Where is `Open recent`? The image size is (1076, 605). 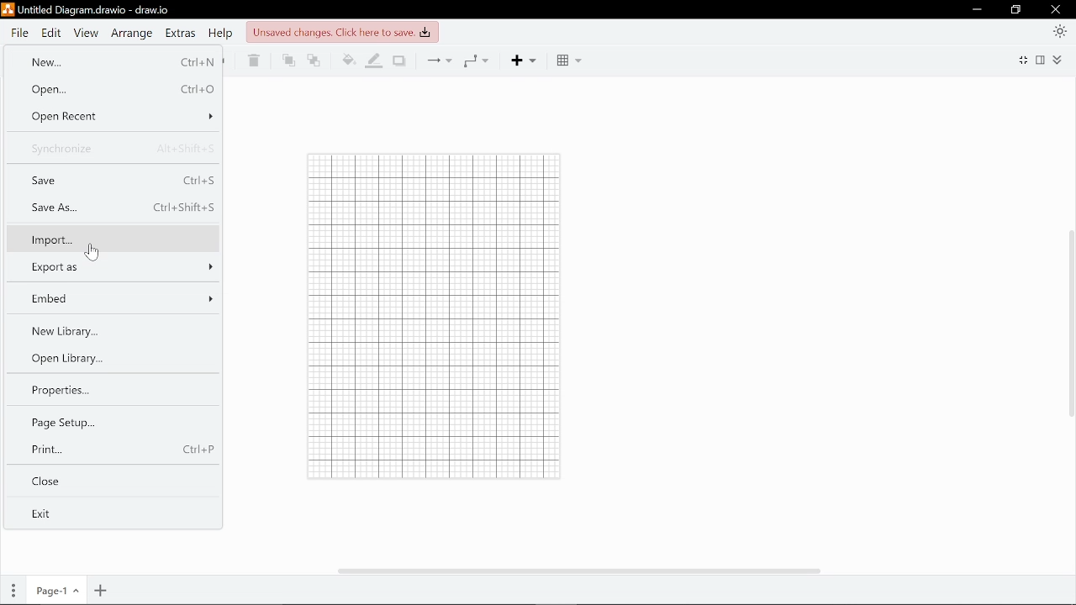
Open recent is located at coordinates (116, 115).